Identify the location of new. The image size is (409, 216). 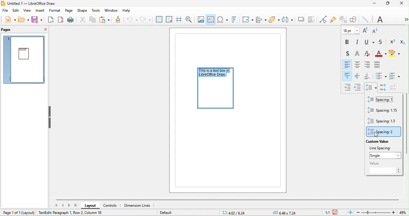
(9, 19).